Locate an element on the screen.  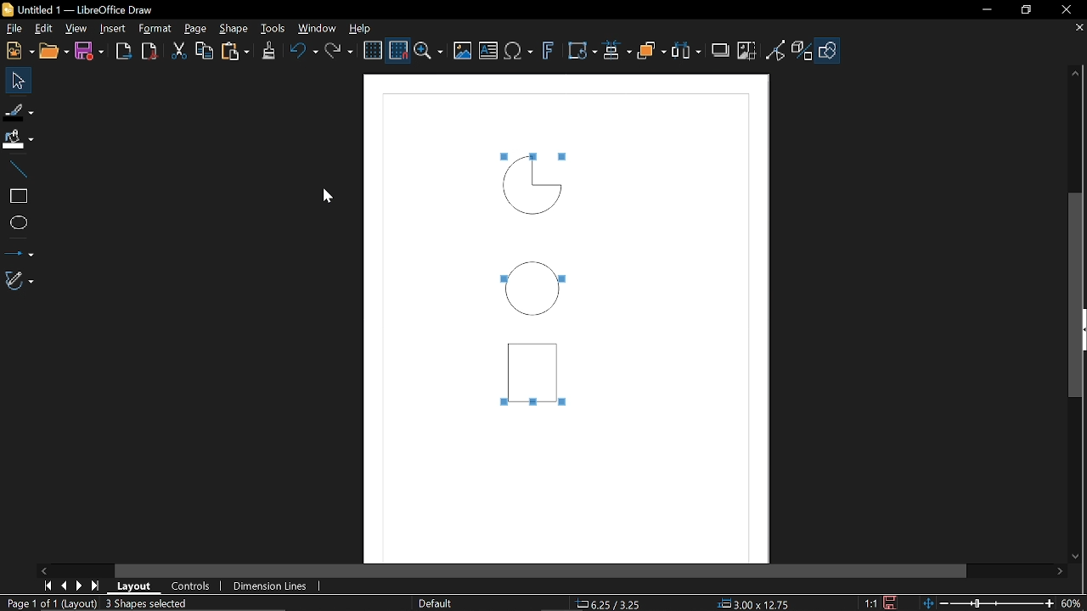
Move down is located at coordinates (1075, 558).